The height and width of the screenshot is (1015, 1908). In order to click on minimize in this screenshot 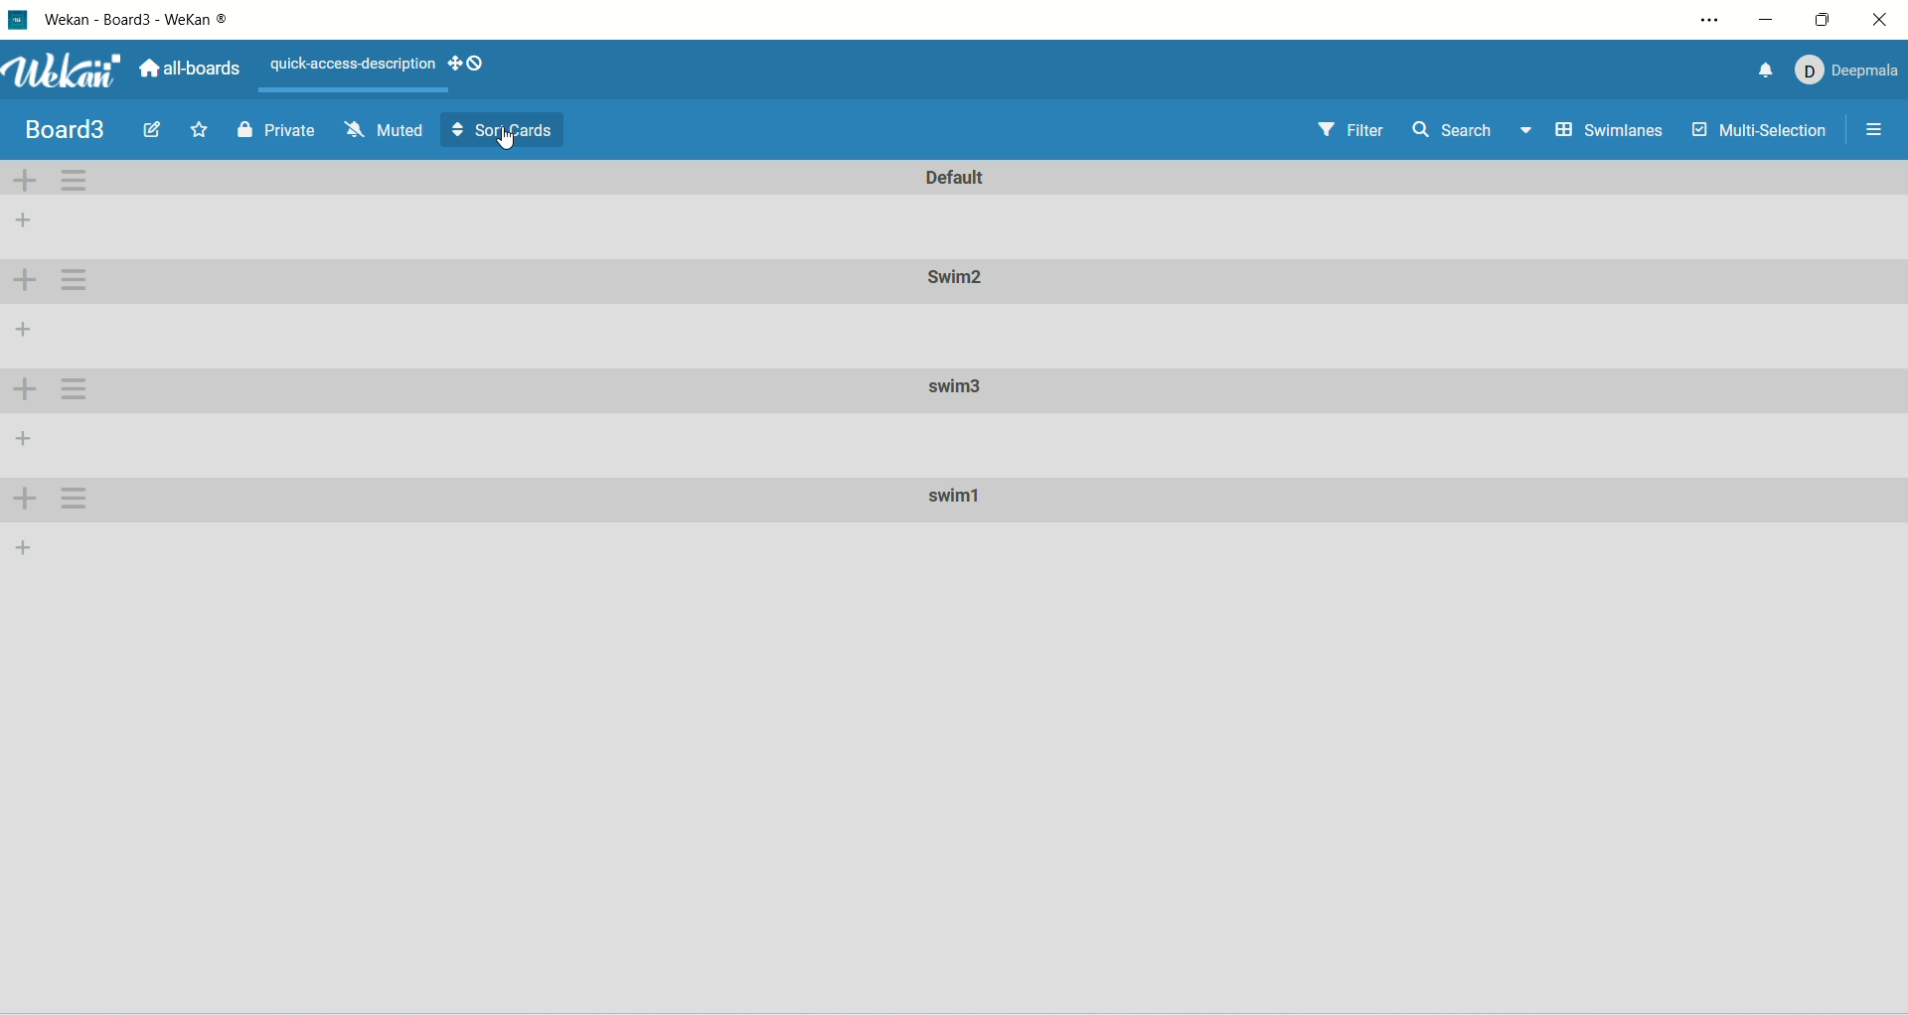, I will do `click(1773, 19)`.